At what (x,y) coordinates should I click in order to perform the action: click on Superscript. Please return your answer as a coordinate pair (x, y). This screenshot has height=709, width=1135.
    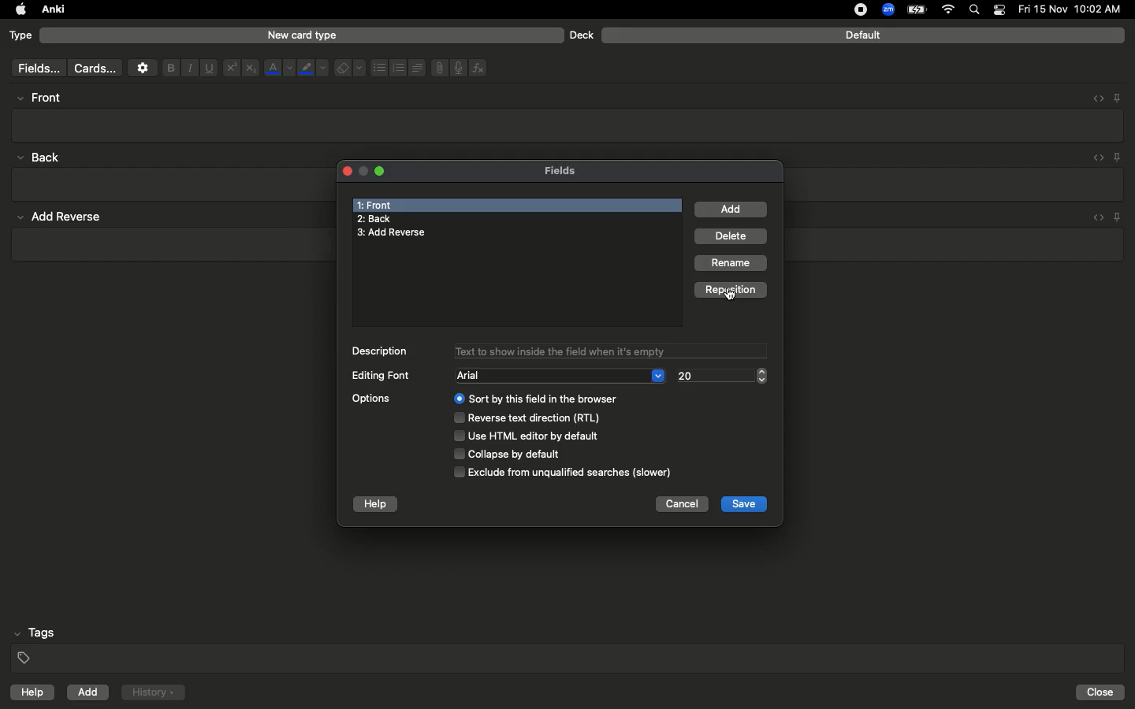
    Looking at the image, I should click on (230, 69).